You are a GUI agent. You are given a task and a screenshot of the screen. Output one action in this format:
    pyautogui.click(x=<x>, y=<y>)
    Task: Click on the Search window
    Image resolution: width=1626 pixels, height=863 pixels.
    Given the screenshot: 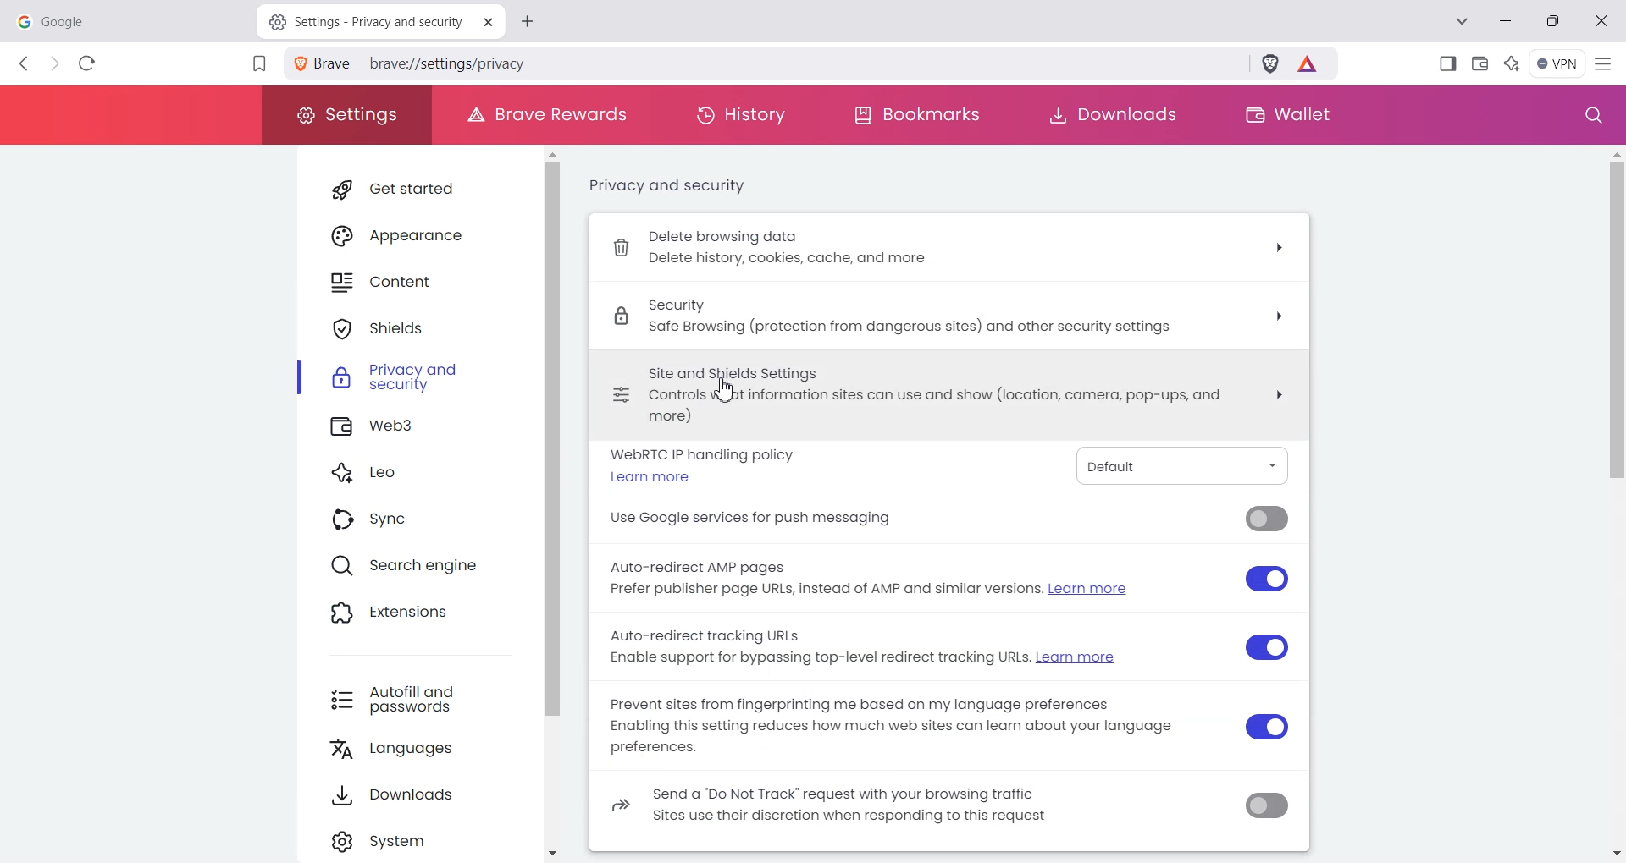 What is the action you would take?
    pyautogui.click(x=1590, y=116)
    